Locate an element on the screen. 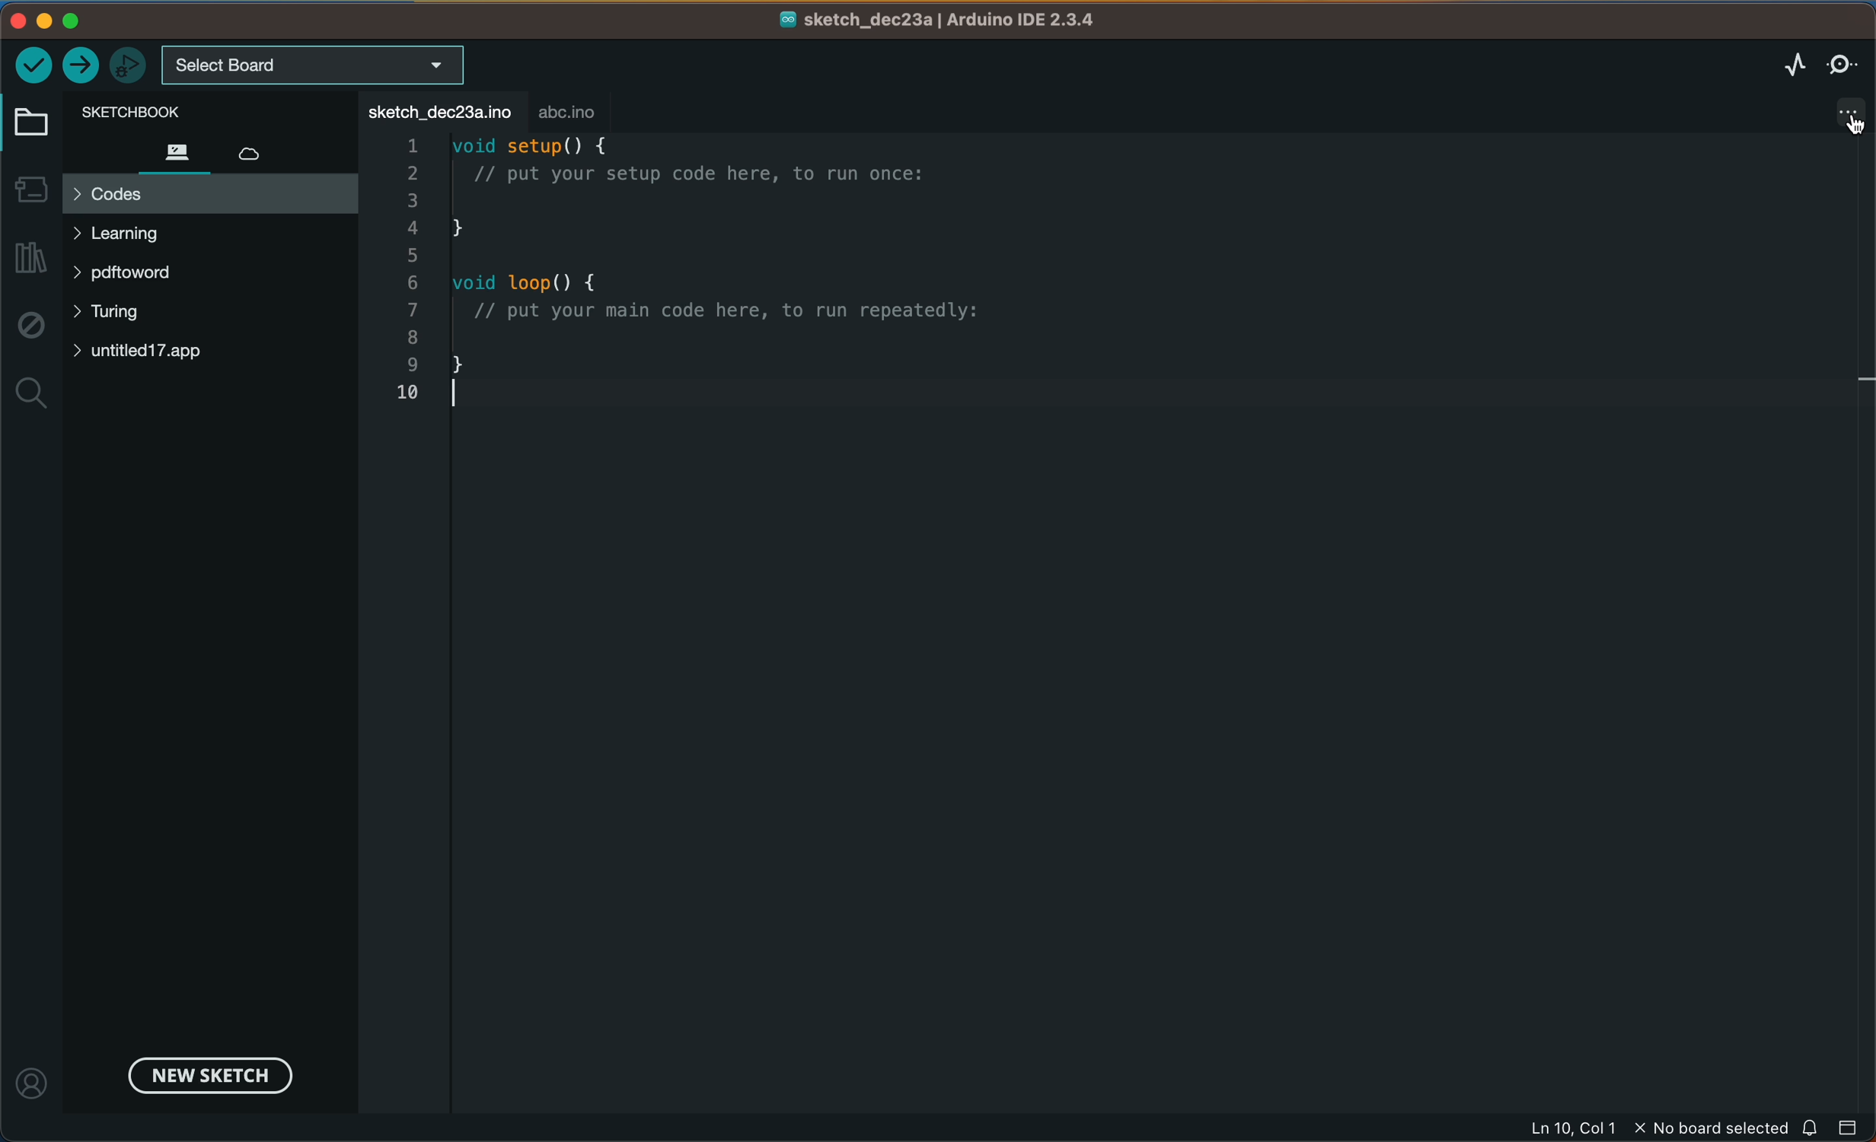  search is located at coordinates (32, 391).